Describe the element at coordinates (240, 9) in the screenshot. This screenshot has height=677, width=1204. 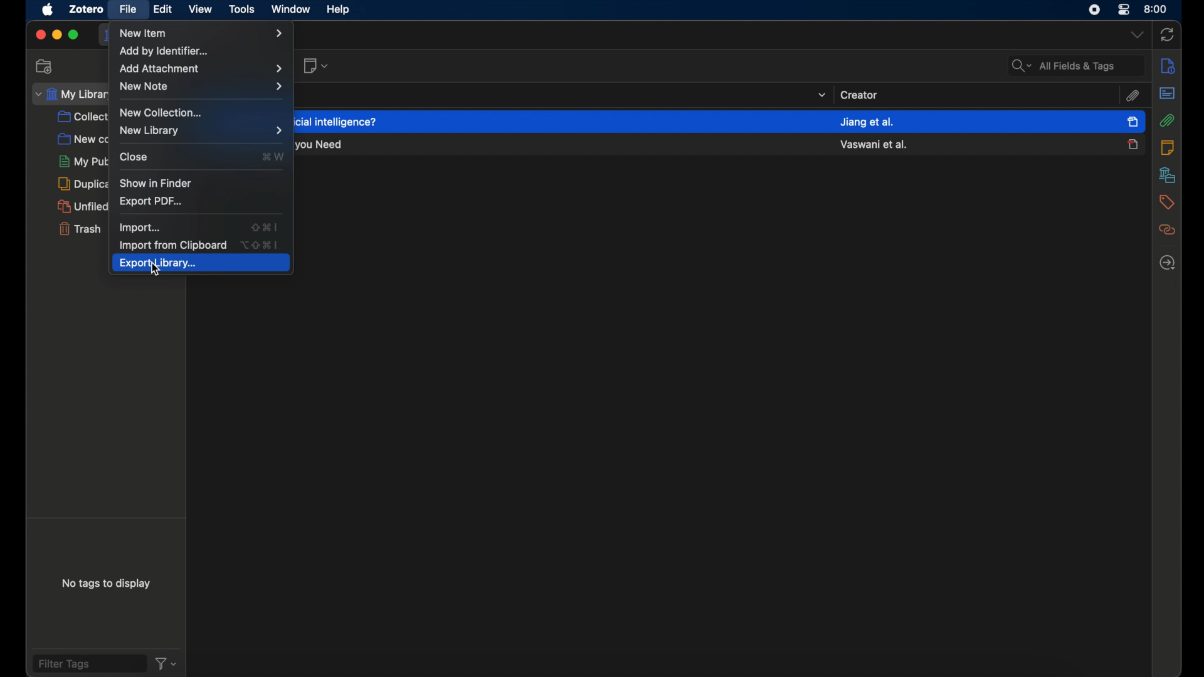
I see `tools` at that location.